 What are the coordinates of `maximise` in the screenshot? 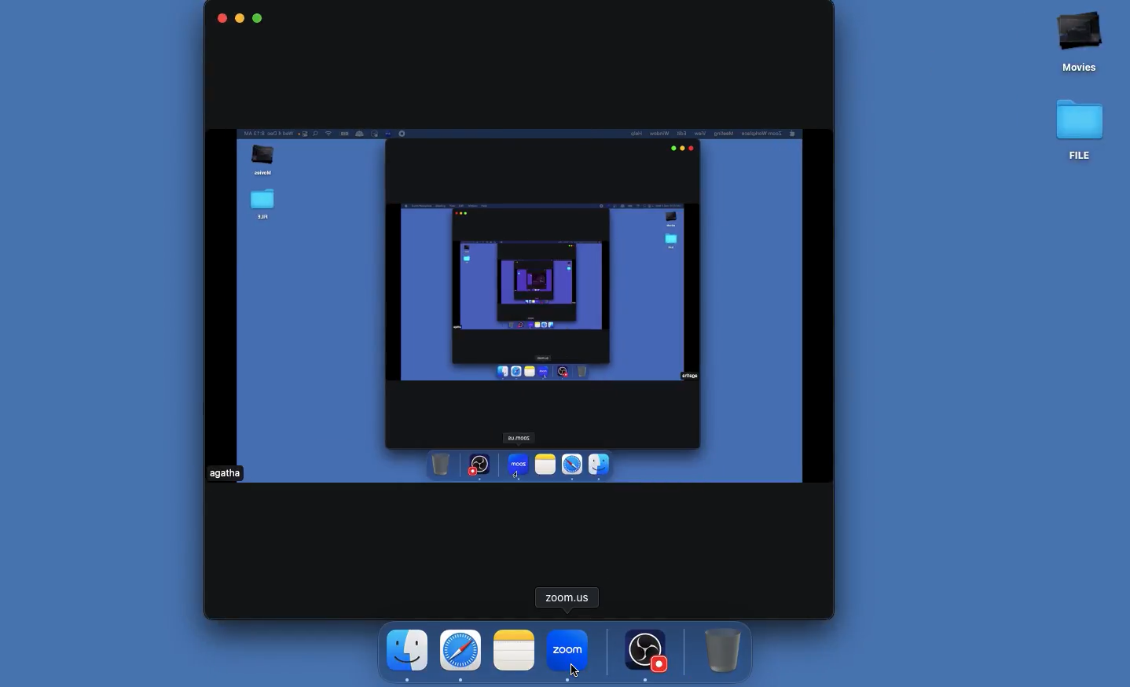 It's located at (260, 16).